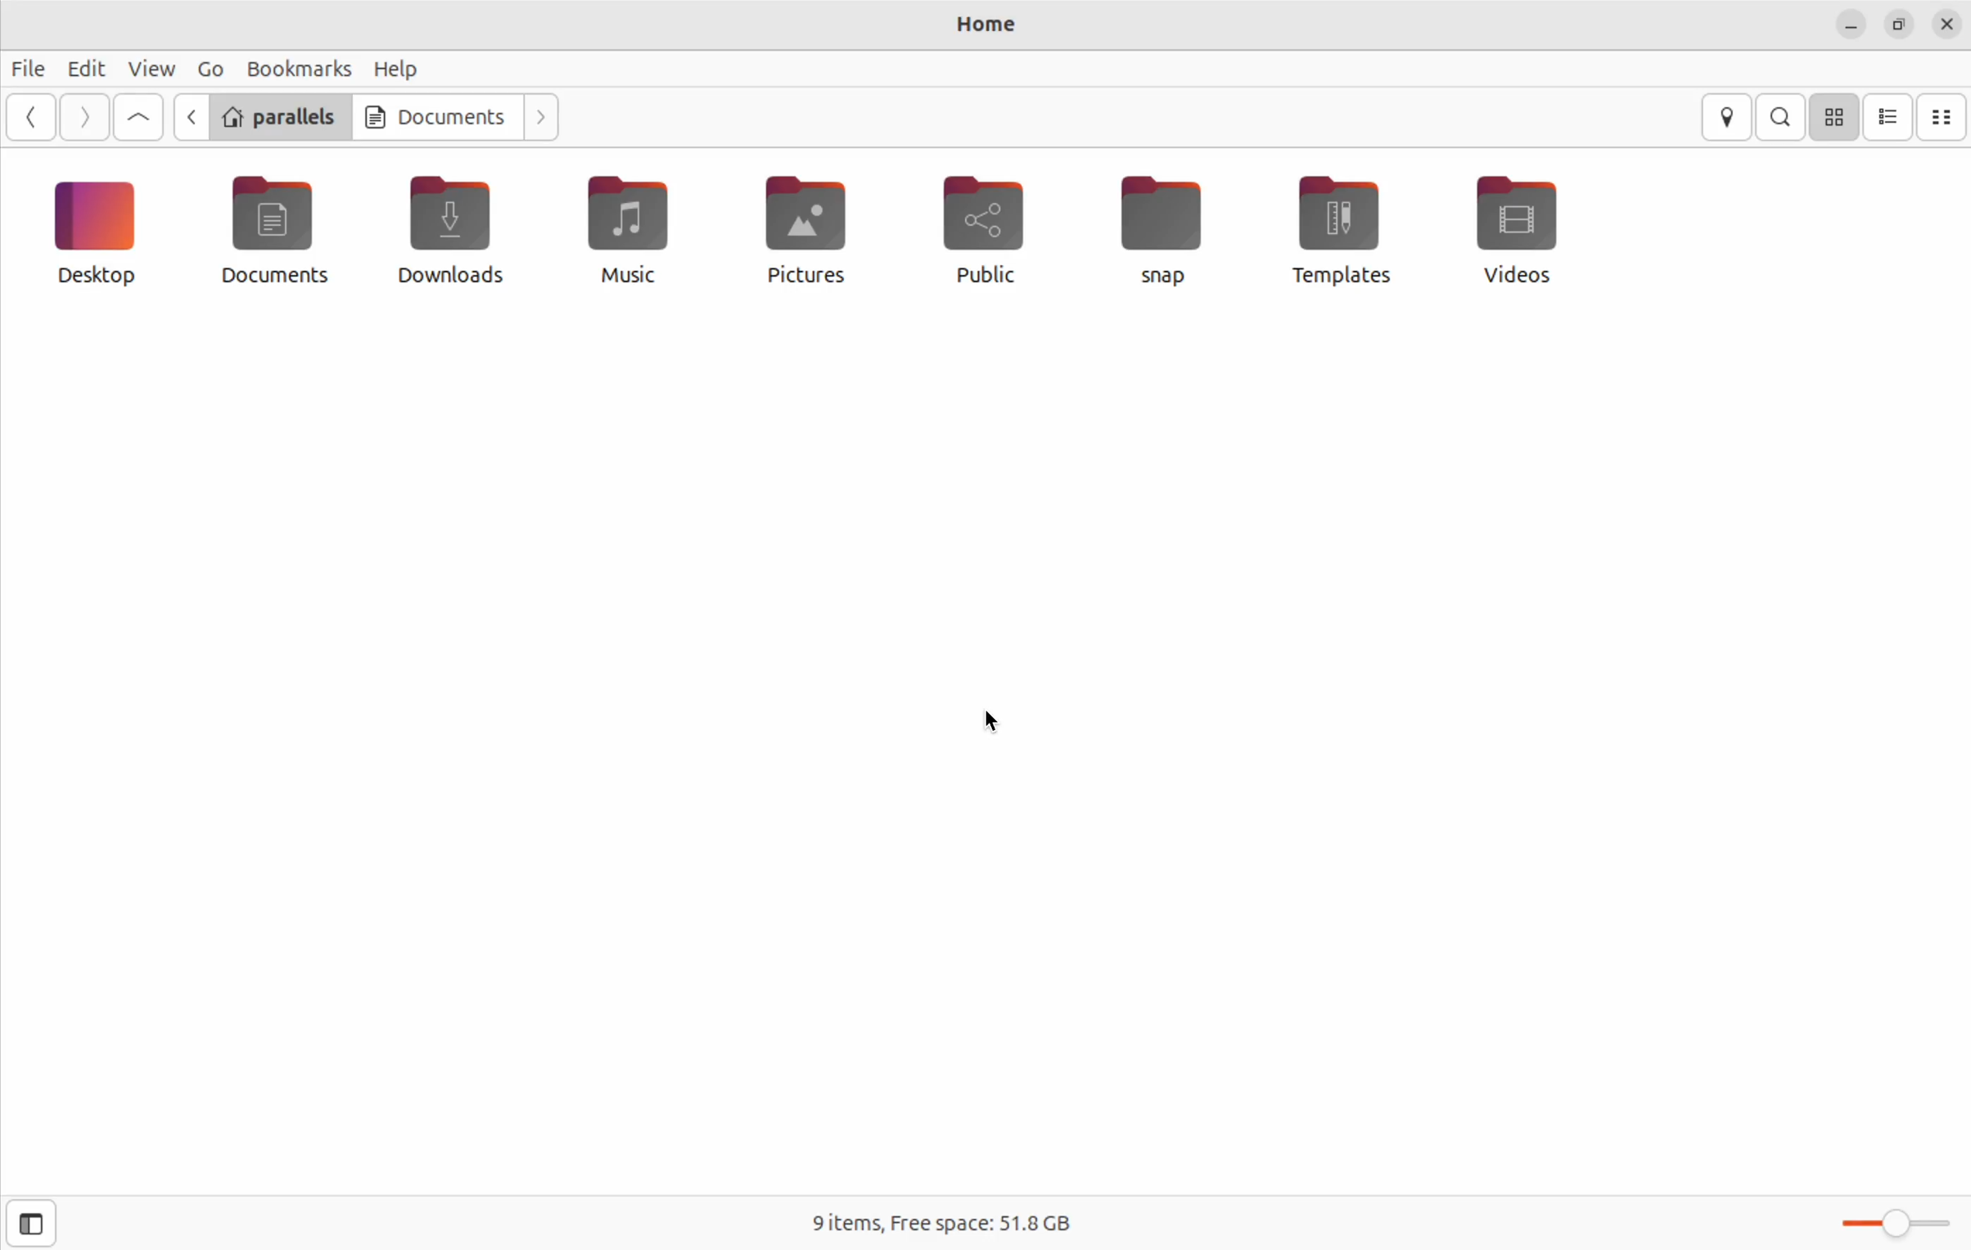 This screenshot has width=1971, height=1250. What do you see at coordinates (1168, 232) in the screenshot?
I see `snap files` at bounding box center [1168, 232].